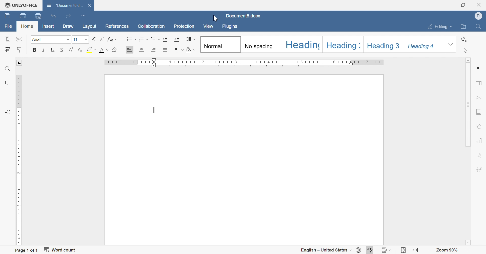 Image resolution: width=486 pixels, height=254 pixels. What do you see at coordinates (469, 59) in the screenshot?
I see `scroll up` at bounding box center [469, 59].